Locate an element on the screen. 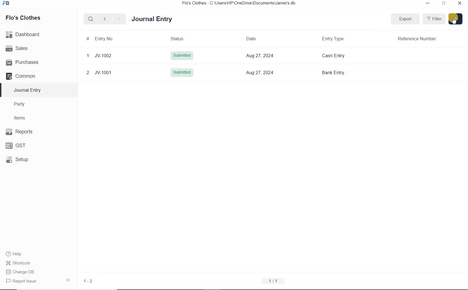 The width and height of the screenshot is (468, 290). Status is located at coordinates (181, 38).